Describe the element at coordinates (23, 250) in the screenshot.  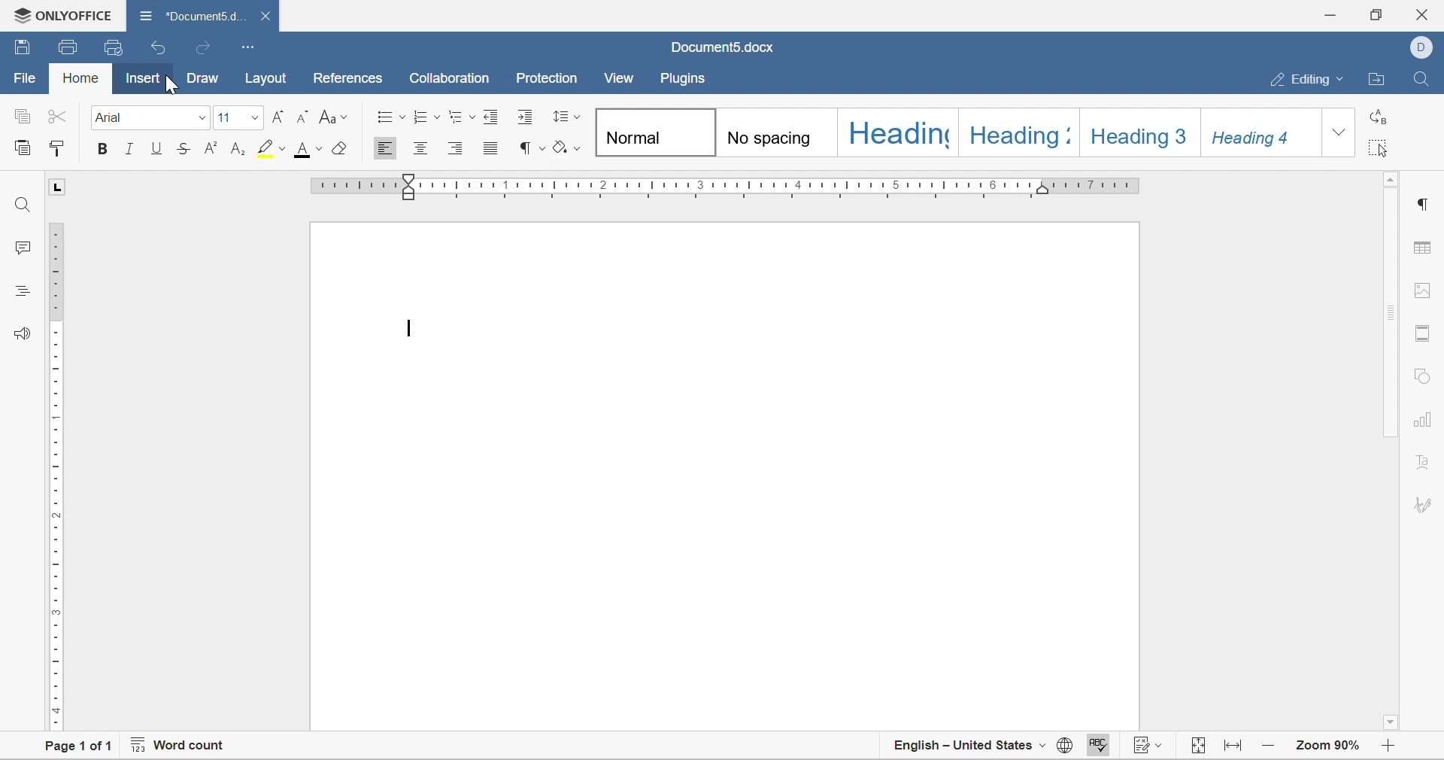
I see `comments` at that location.